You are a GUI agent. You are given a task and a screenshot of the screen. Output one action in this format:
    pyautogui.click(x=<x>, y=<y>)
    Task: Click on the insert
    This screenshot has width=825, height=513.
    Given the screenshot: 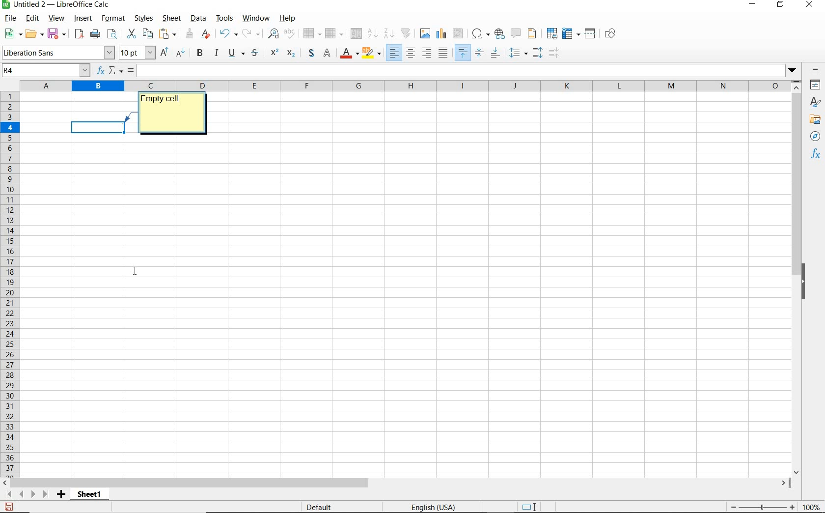 What is the action you would take?
    pyautogui.click(x=83, y=19)
    